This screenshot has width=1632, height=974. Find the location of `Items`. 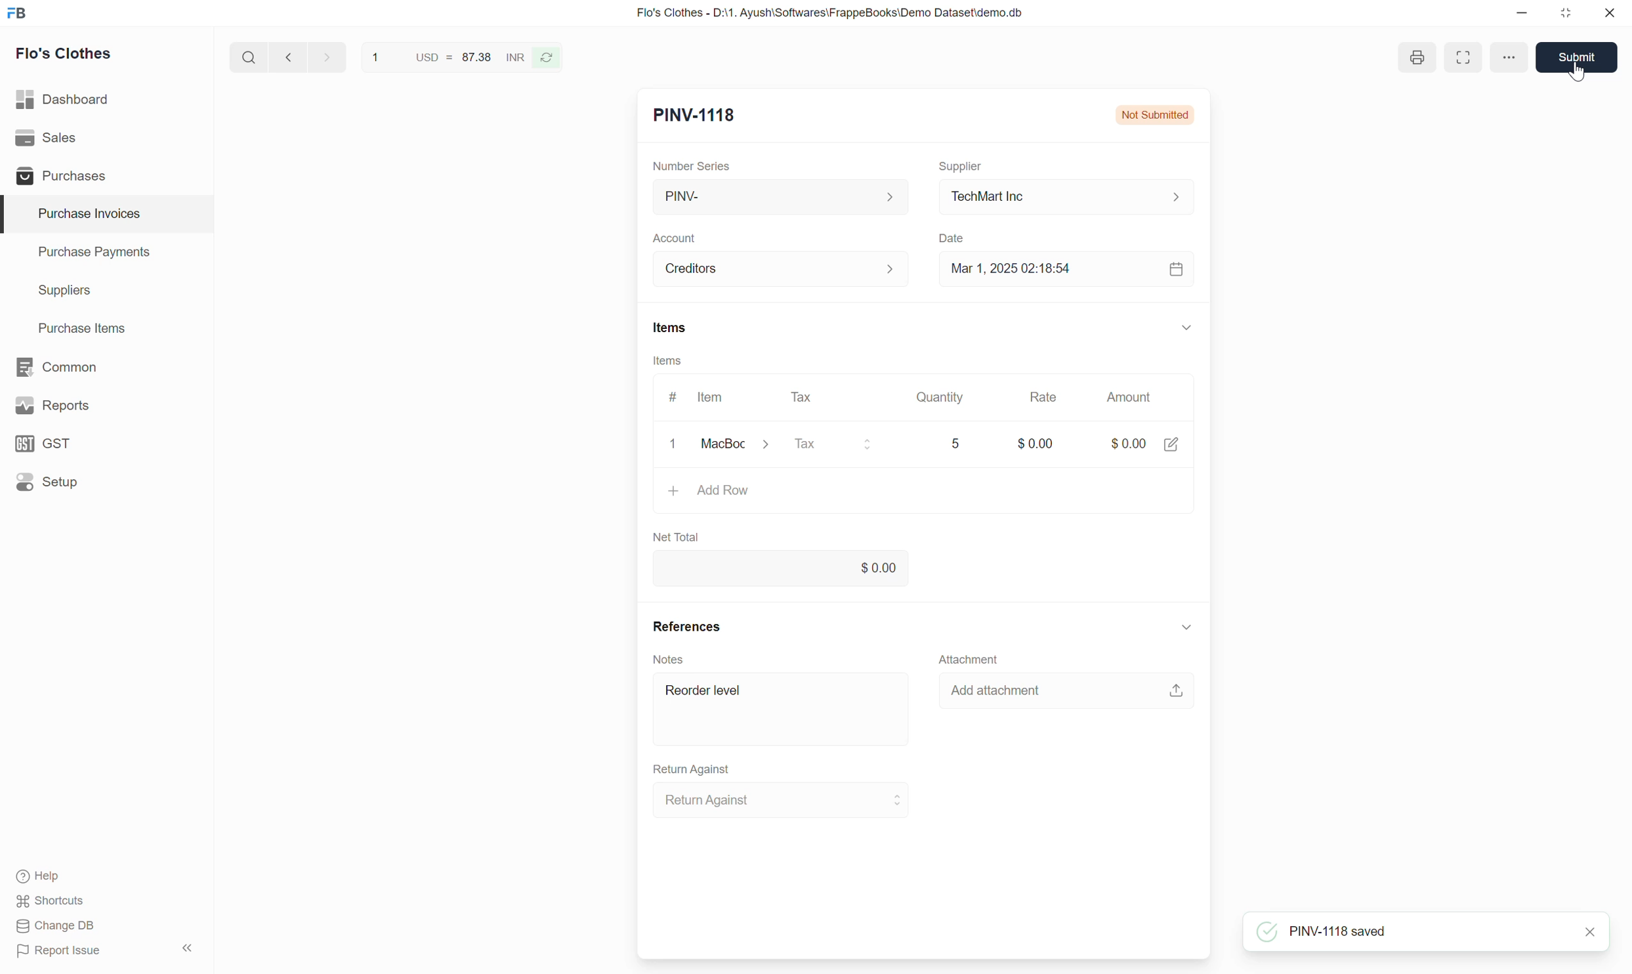

Items is located at coordinates (667, 360).